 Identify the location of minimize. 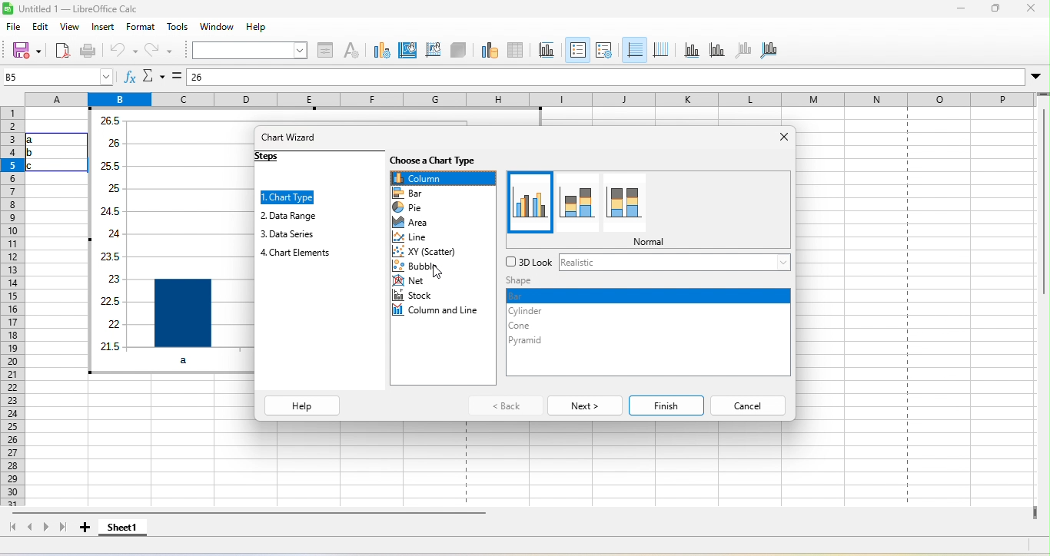
(956, 10).